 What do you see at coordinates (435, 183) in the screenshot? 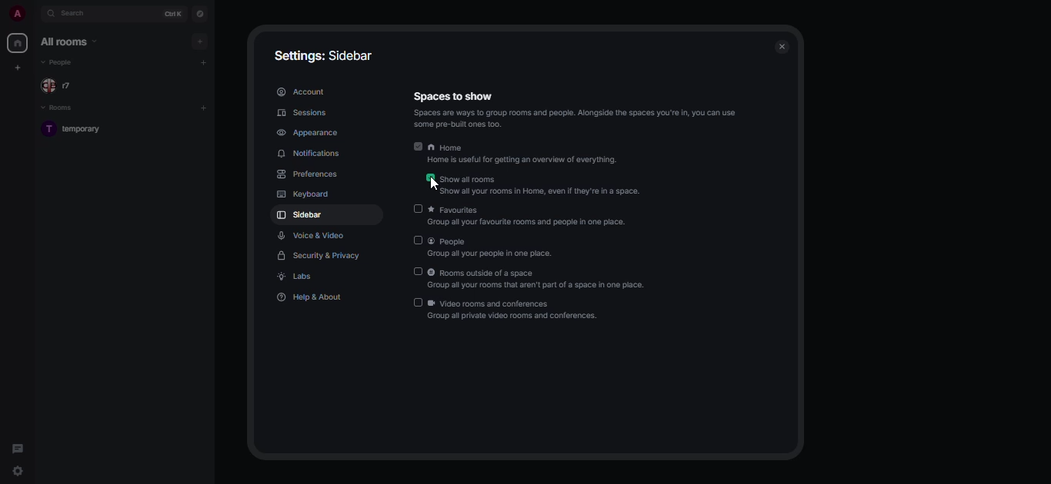
I see `cursor` at bounding box center [435, 183].